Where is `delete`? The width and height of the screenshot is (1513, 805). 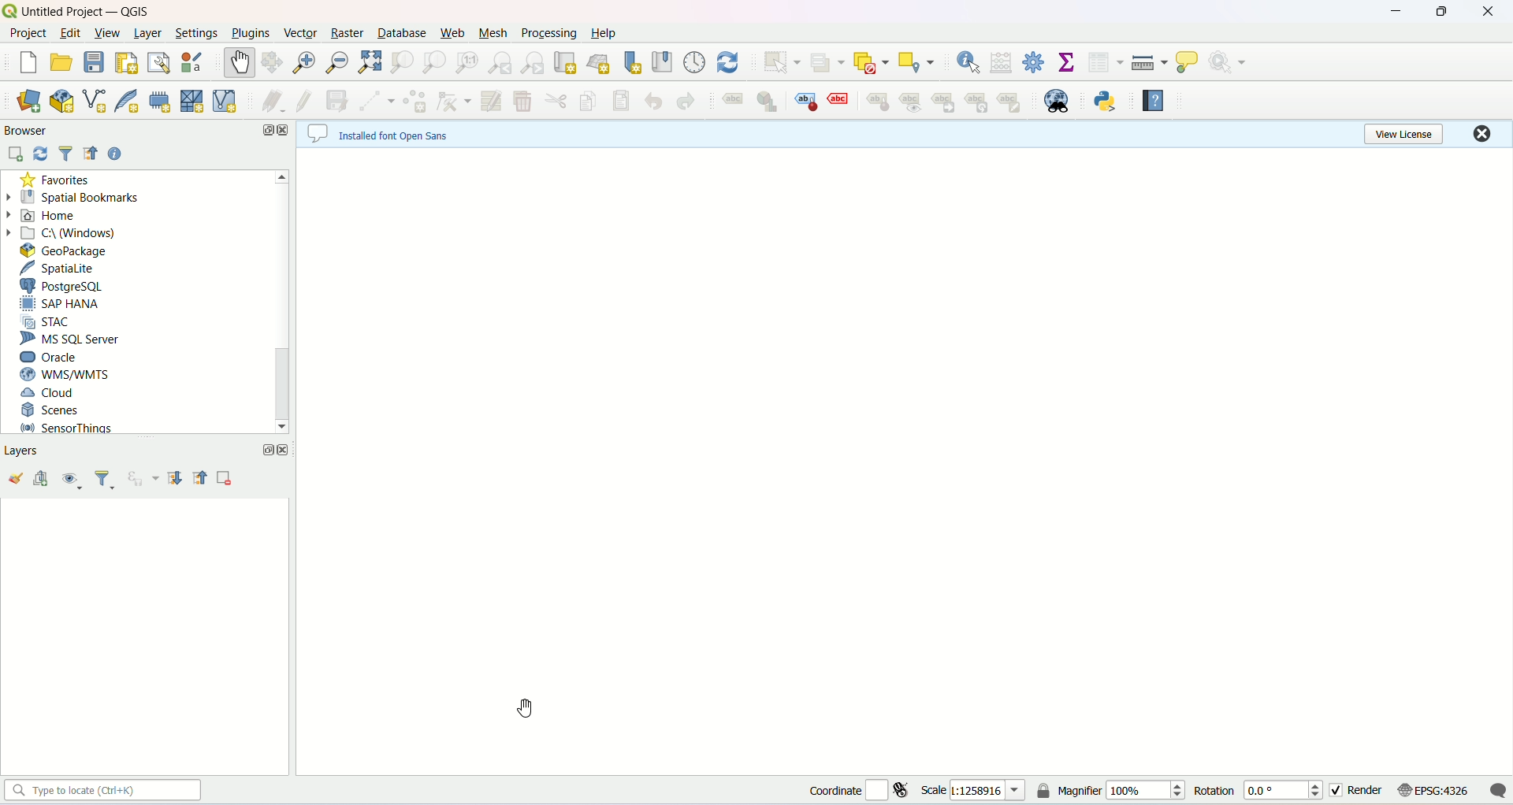
delete is located at coordinates (523, 97).